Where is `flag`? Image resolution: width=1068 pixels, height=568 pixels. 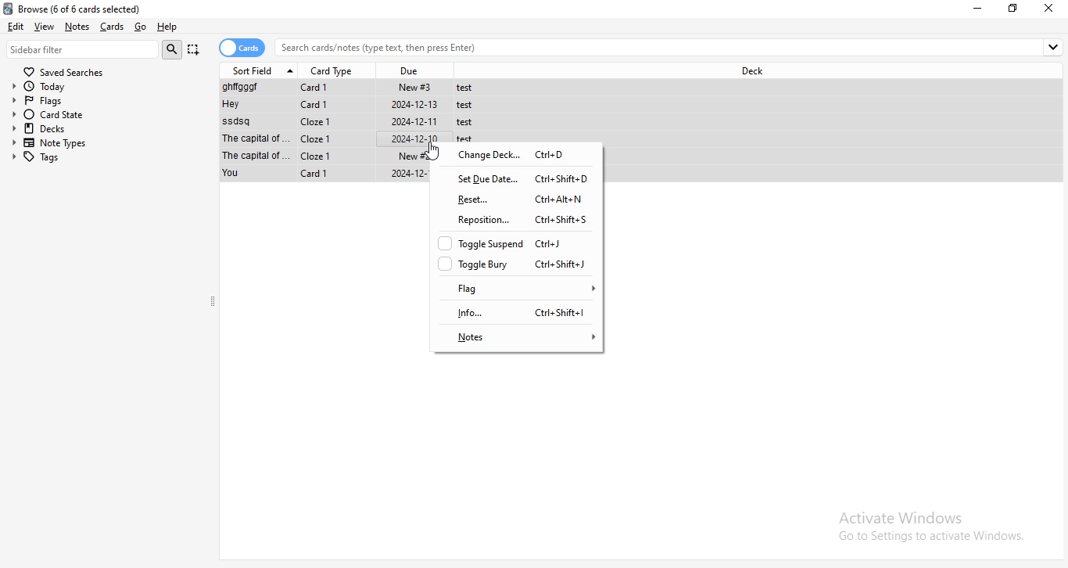 flag is located at coordinates (516, 289).